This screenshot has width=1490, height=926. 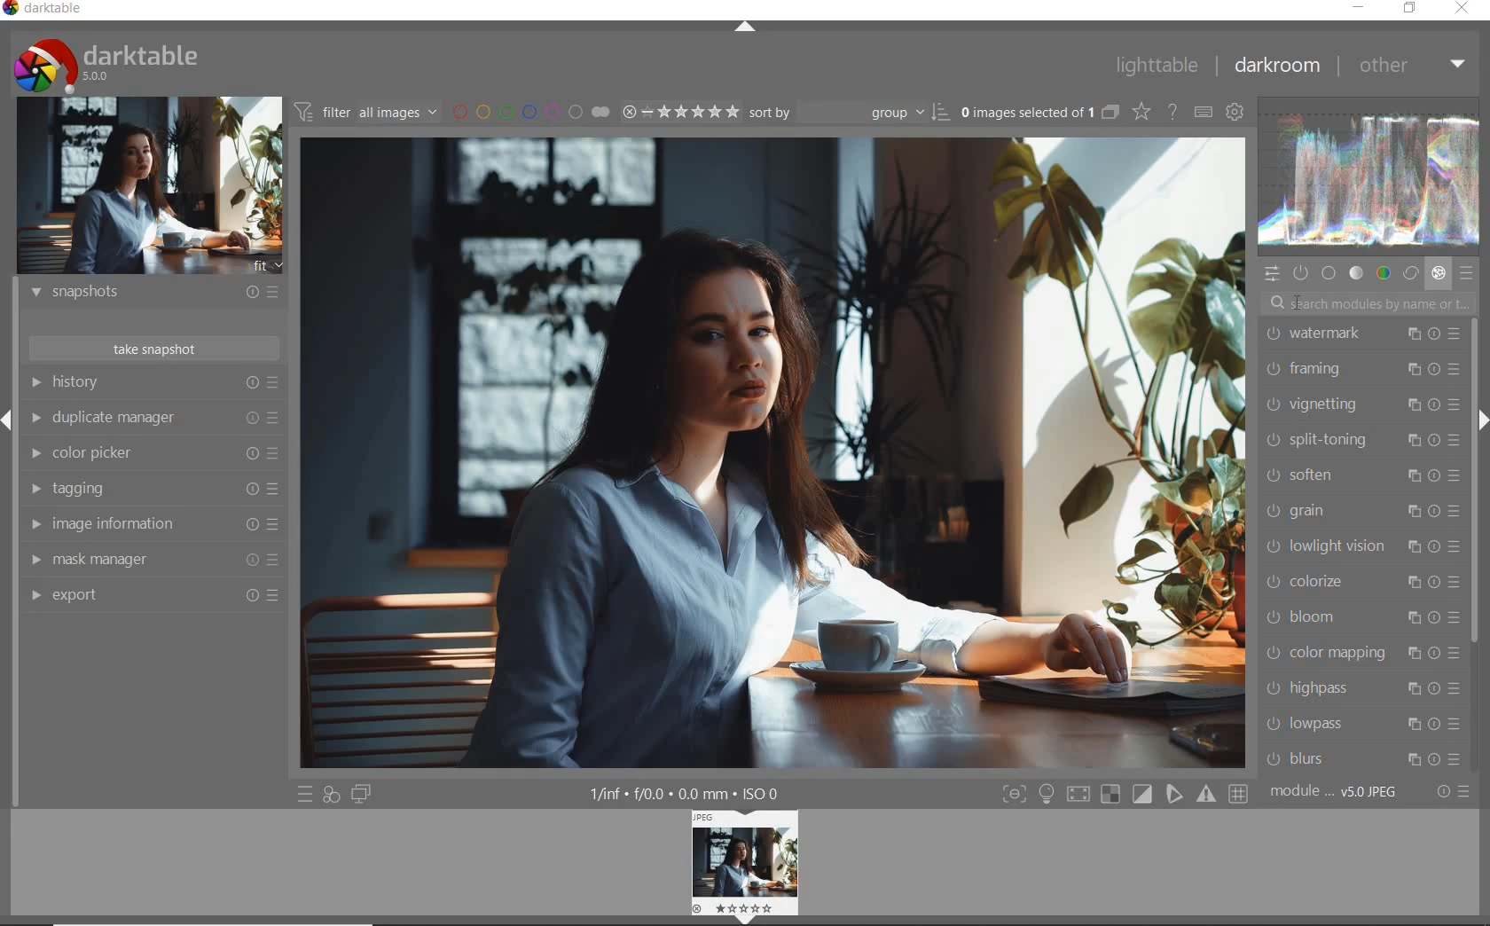 I want to click on history, so click(x=152, y=381).